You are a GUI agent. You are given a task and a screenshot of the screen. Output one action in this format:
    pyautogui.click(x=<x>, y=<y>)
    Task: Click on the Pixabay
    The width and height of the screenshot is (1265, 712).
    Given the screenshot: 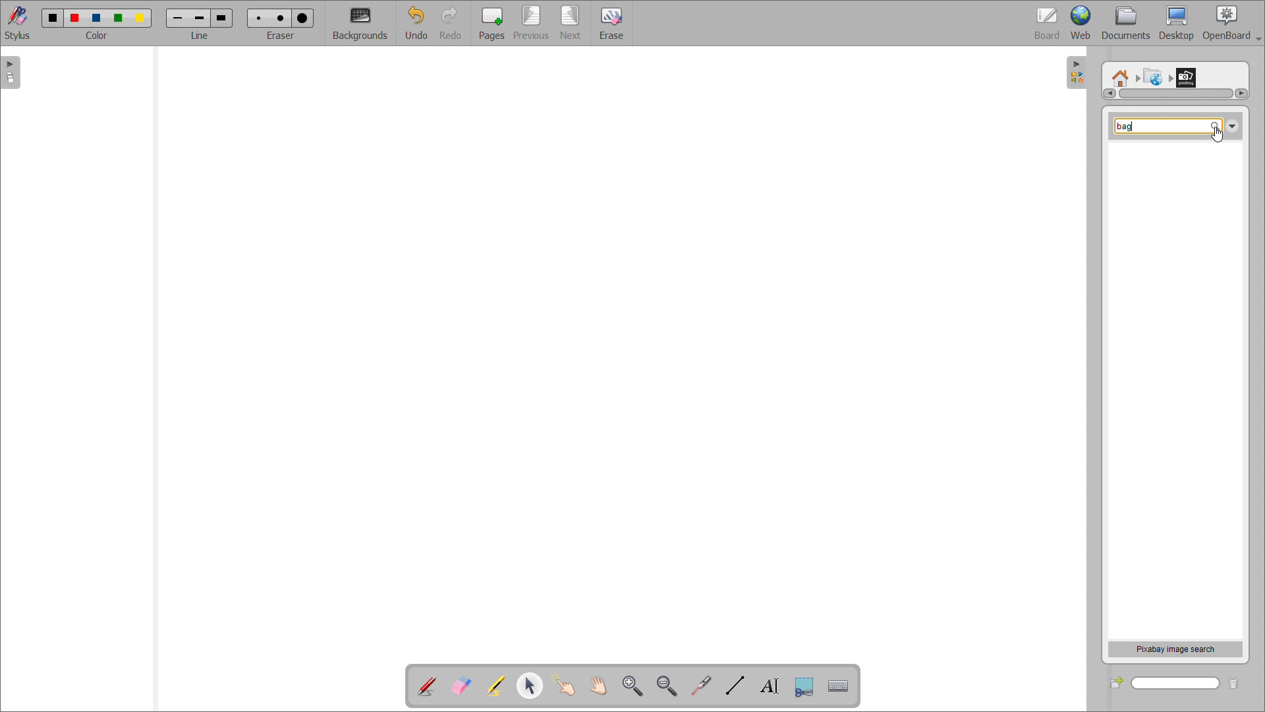 What is the action you would take?
    pyautogui.click(x=1189, y=74)
    